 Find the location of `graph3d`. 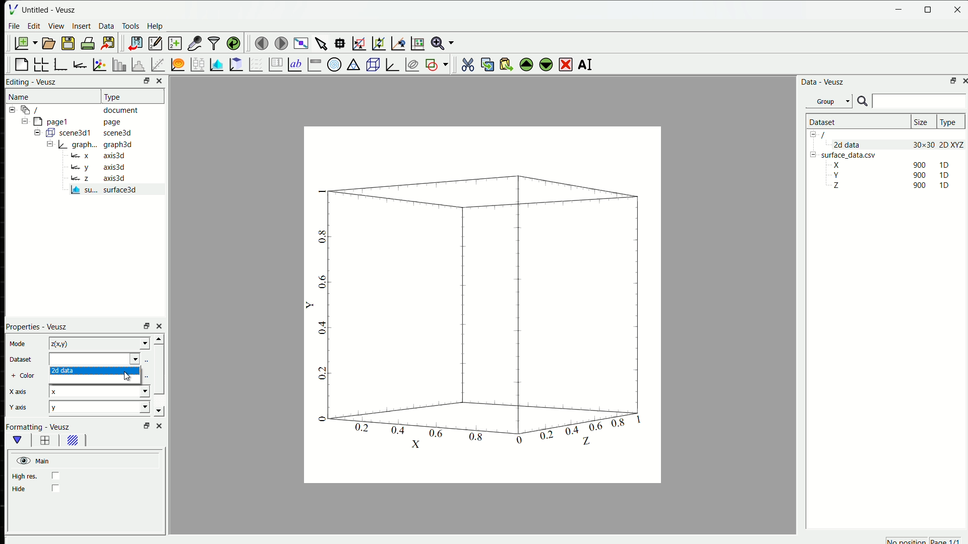

graph3d is located at coordinates (119, 146).